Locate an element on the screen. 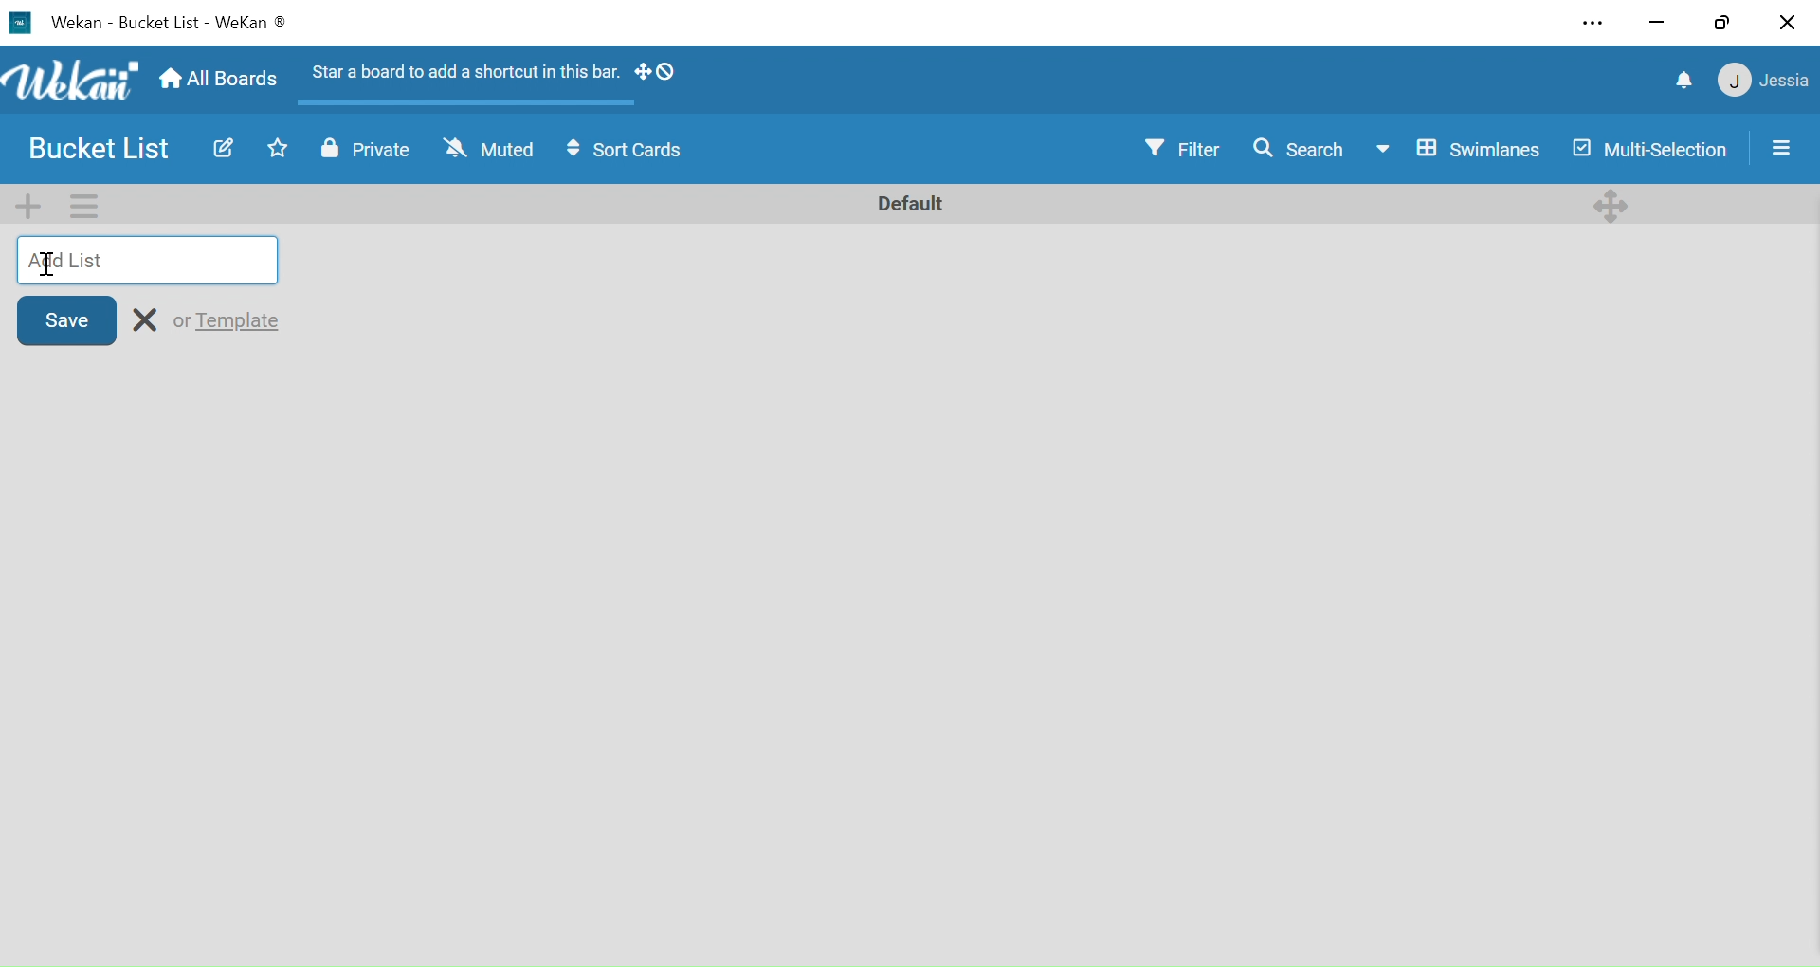 The image size is (1820, 967). Wekan Desktop icon is located at coordinates (19, 23).